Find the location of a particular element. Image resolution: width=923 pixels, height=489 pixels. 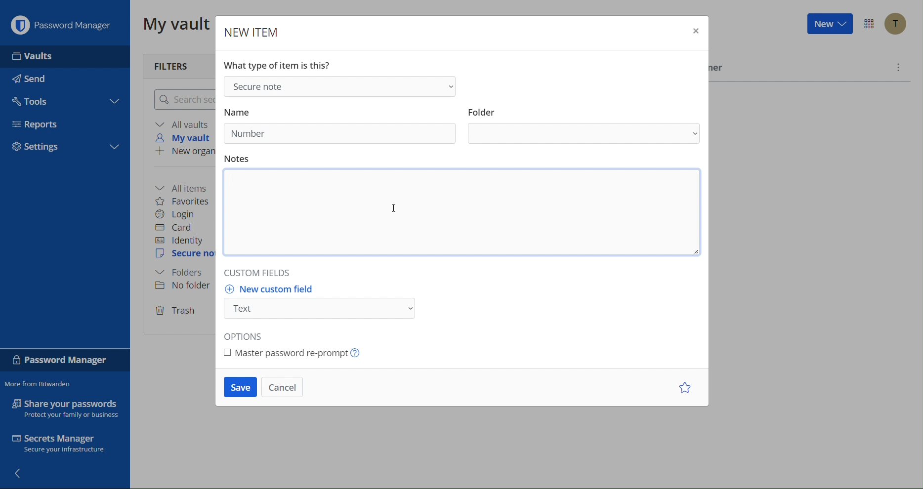

Folder is located at coordinates (583, 126).